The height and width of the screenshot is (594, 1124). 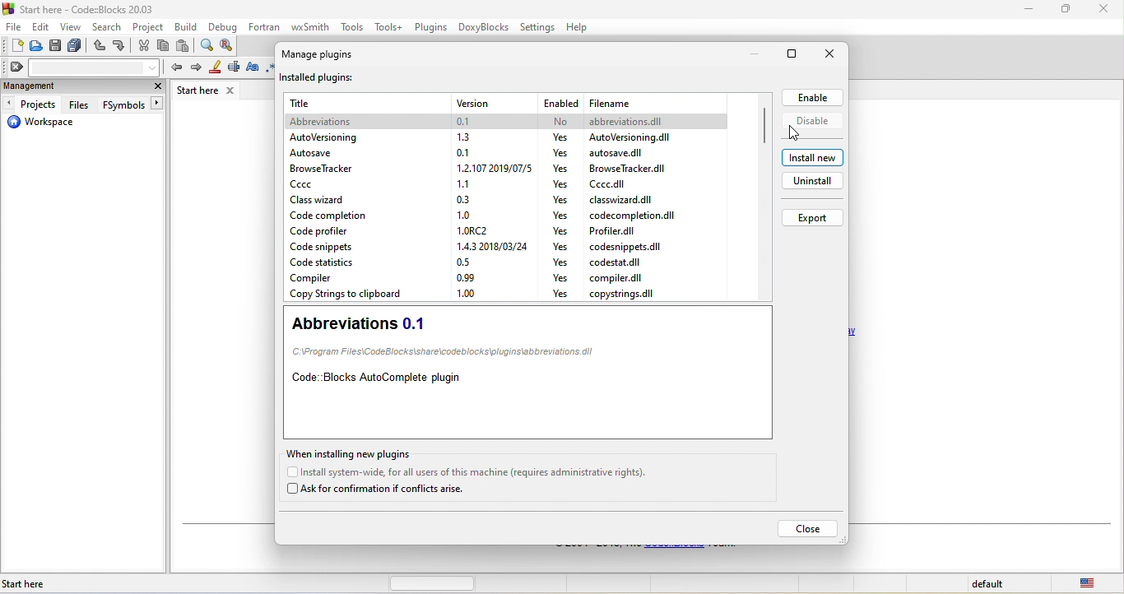 I want to click on undo, so click(x=100, y=46).